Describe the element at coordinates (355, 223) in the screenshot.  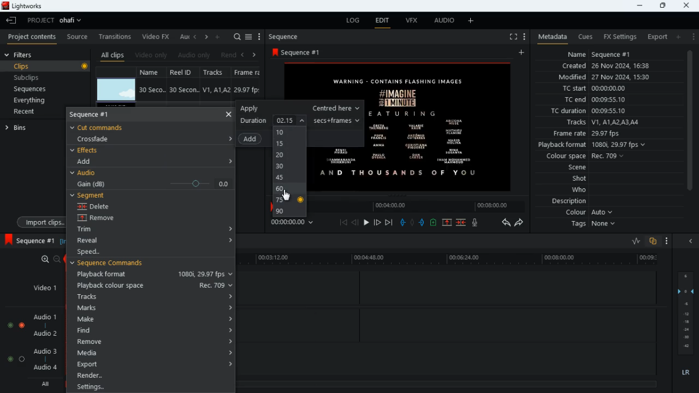
I see `back` at that location.